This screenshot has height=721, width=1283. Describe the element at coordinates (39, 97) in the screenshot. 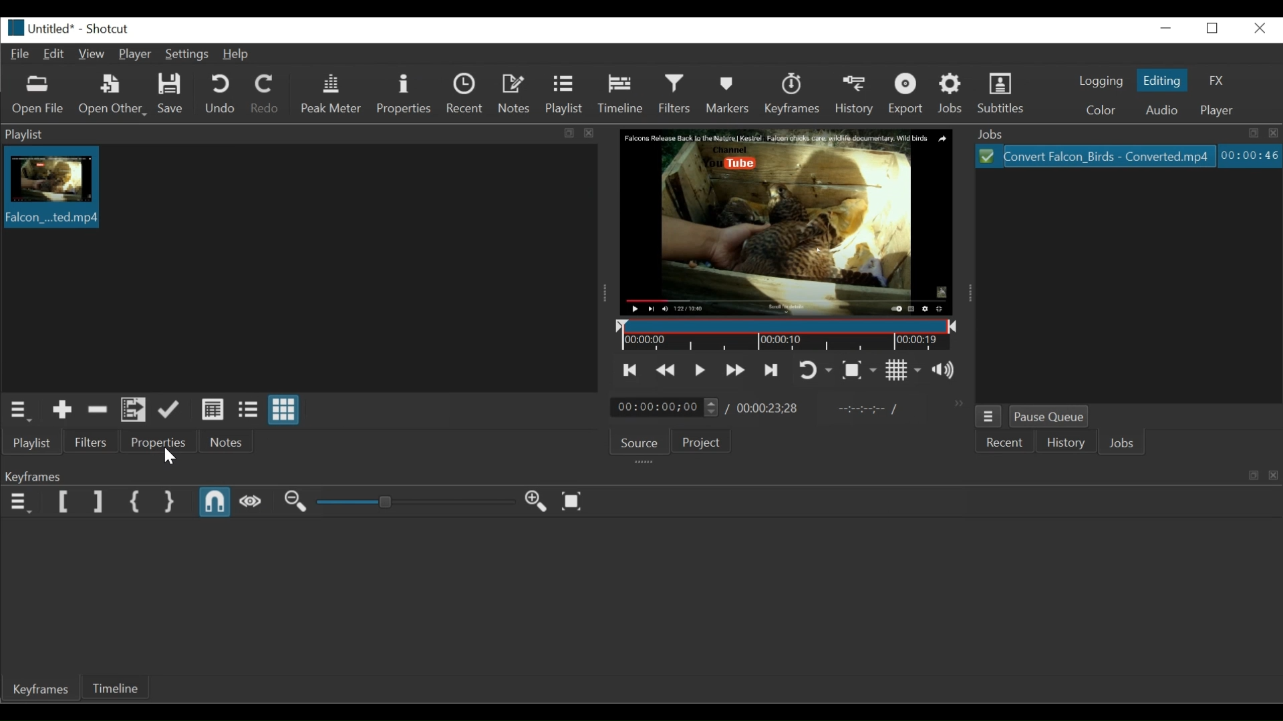

I see `Open File` at that location.